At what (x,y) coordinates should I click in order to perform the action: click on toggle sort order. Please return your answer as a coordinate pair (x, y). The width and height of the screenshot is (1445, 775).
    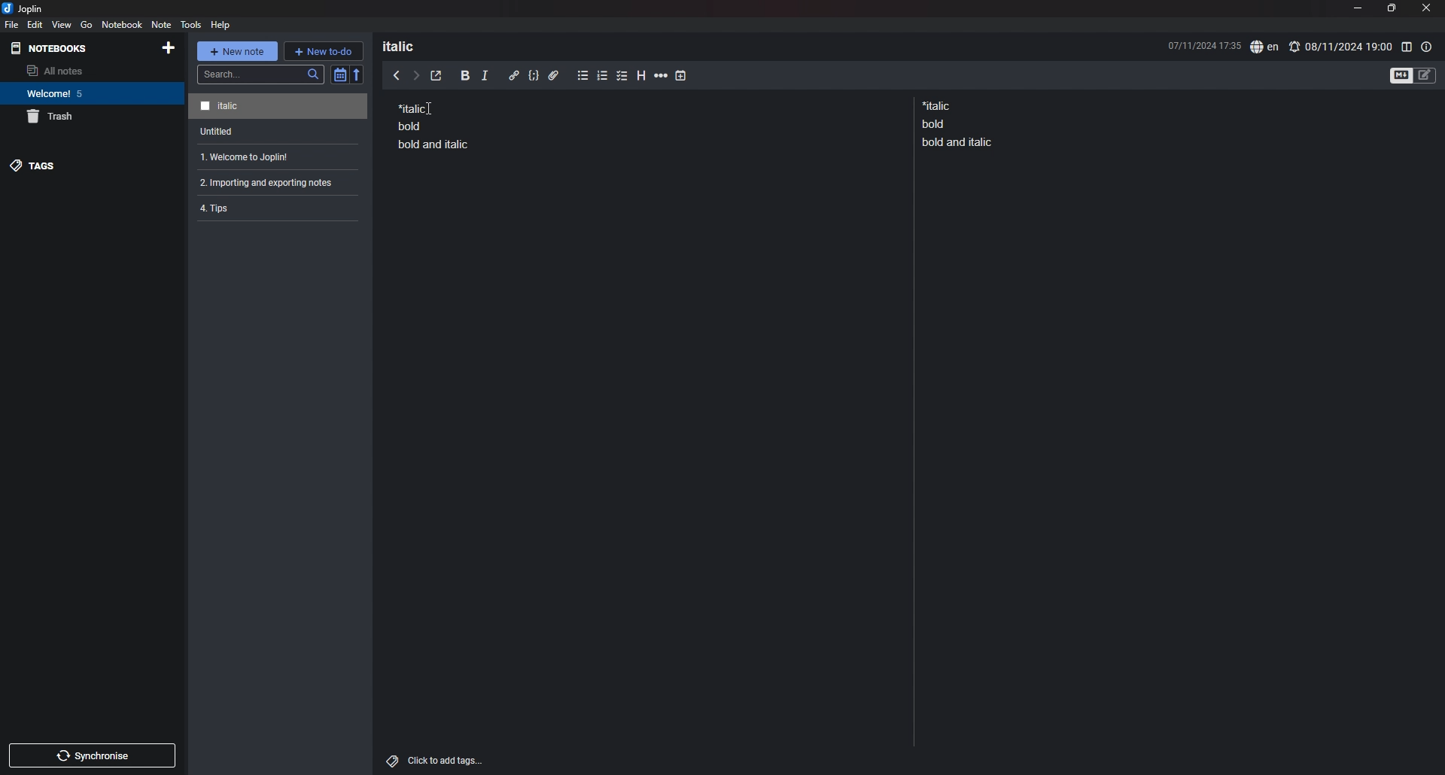
    Looking at the image, I should click on (339, 74).